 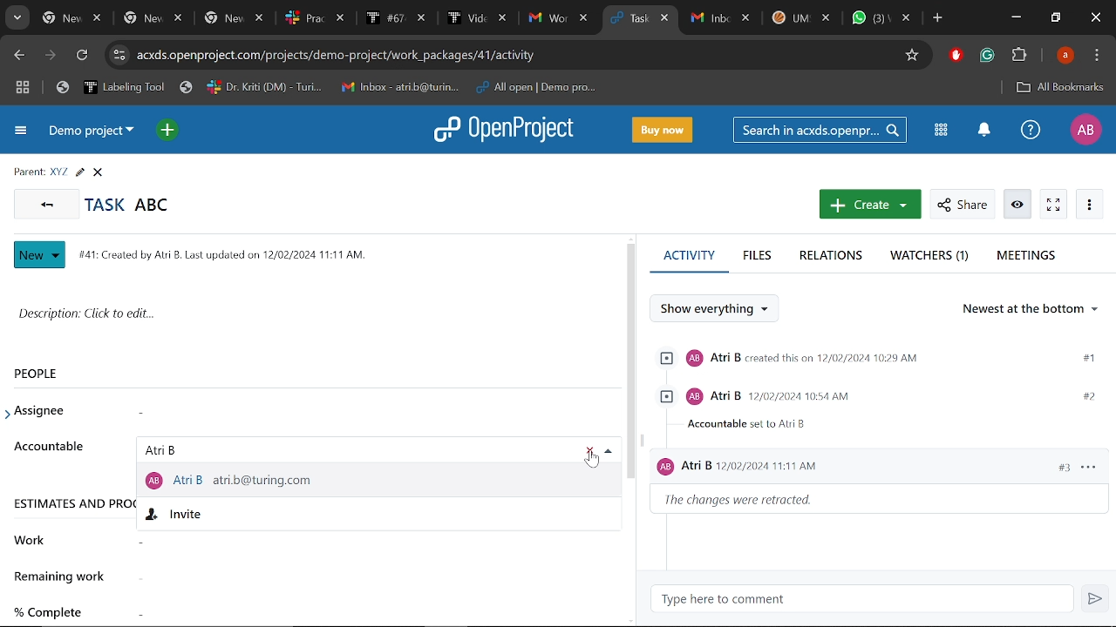 What do you see at coordinates (822, 130) in the screenshot?
I see `Search in acxds.openproject` at bounding box center [822, 130].